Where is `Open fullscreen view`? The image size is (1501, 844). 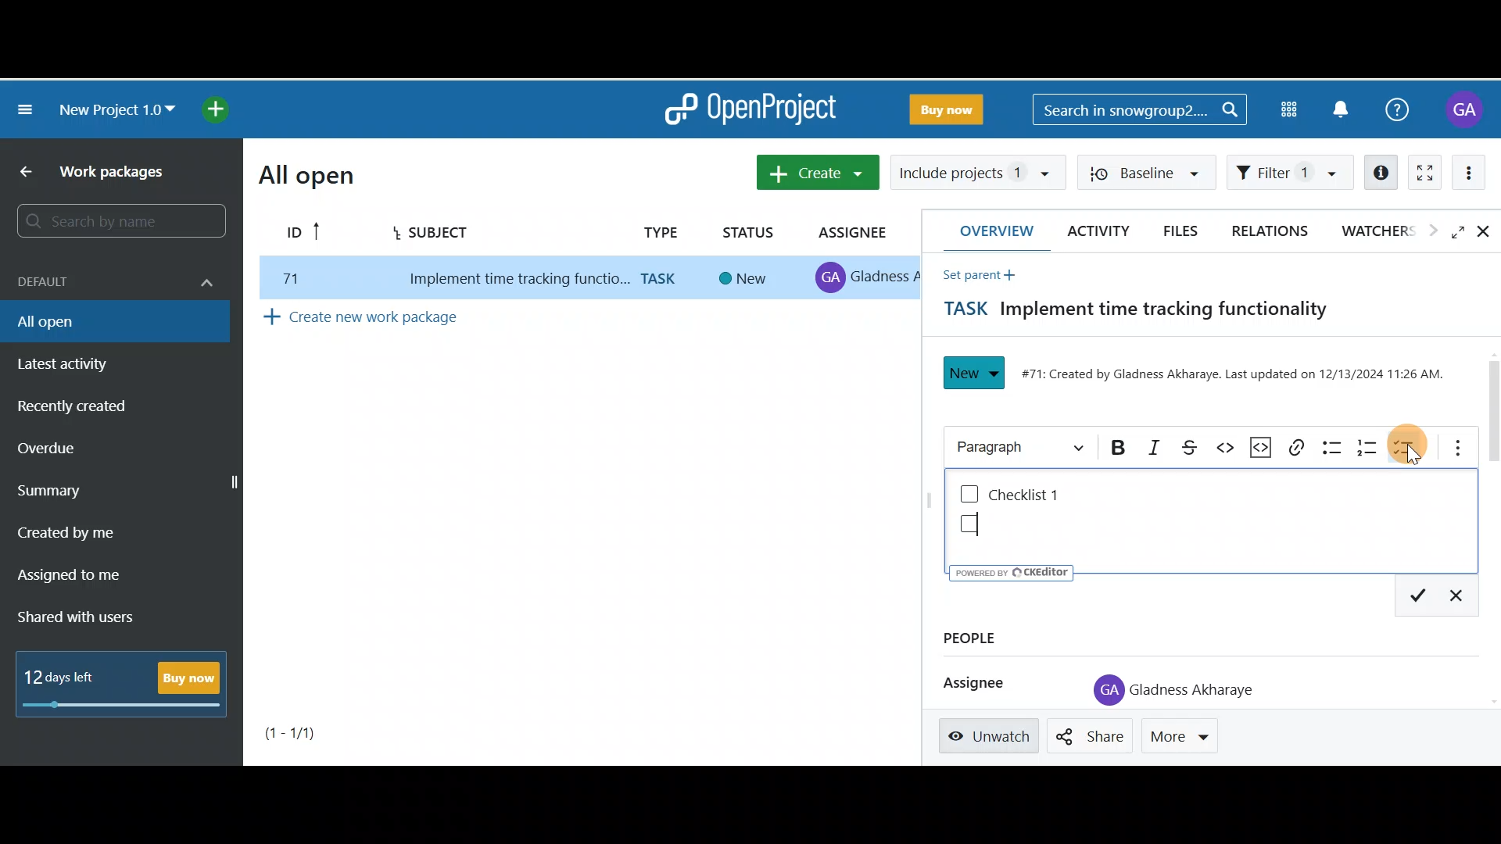 Open fullscreen view is located at coordinates (1447, 233).